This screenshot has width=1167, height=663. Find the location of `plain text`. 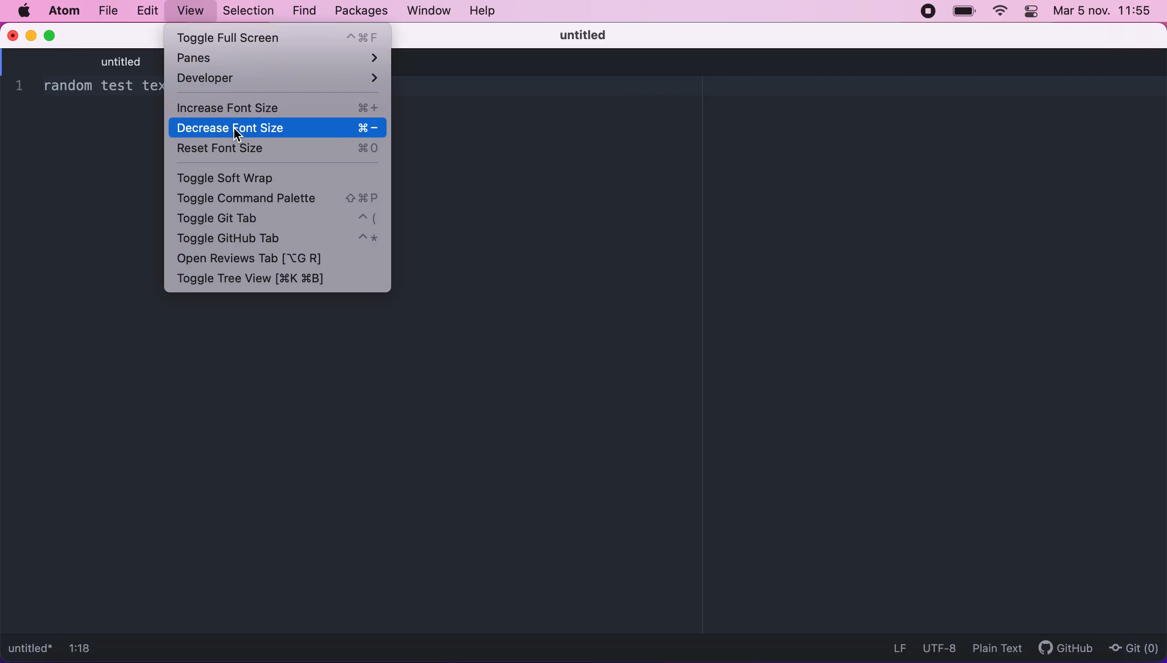

plain text is located at coordinates (995, 648).